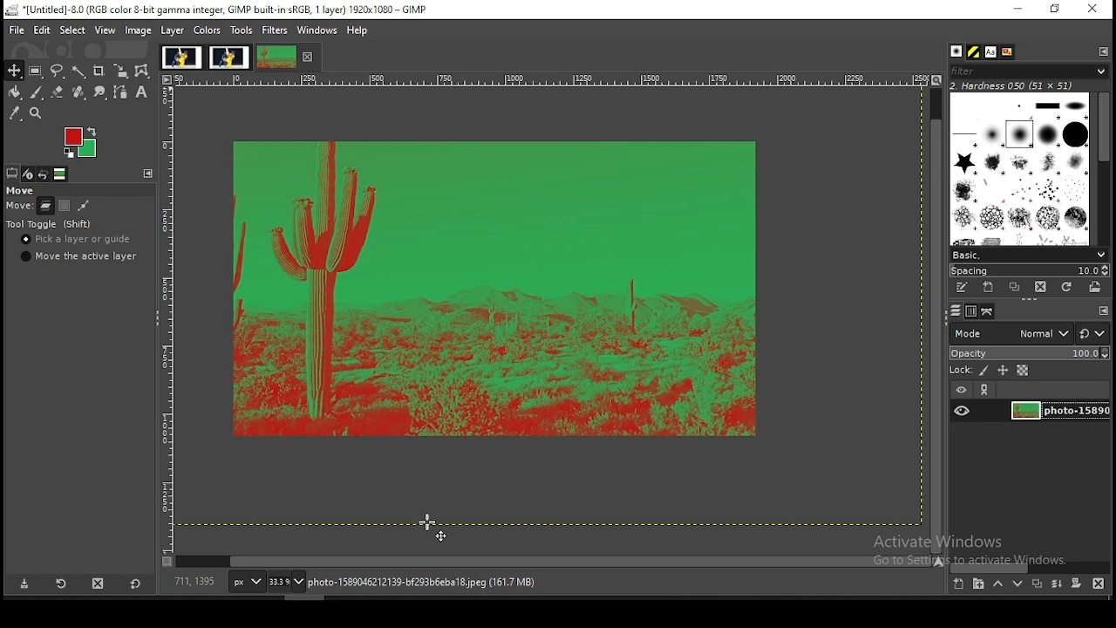 Image resolution: width=1116 pixels, height=628 pixels. I want to click on layers, so click(956, 311).